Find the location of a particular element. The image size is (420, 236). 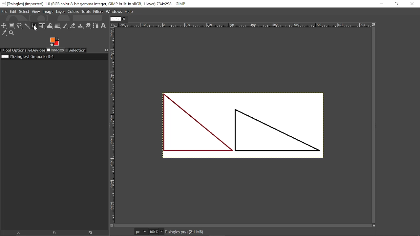

Fuzzy select tool is located at coordinates (27, 26).